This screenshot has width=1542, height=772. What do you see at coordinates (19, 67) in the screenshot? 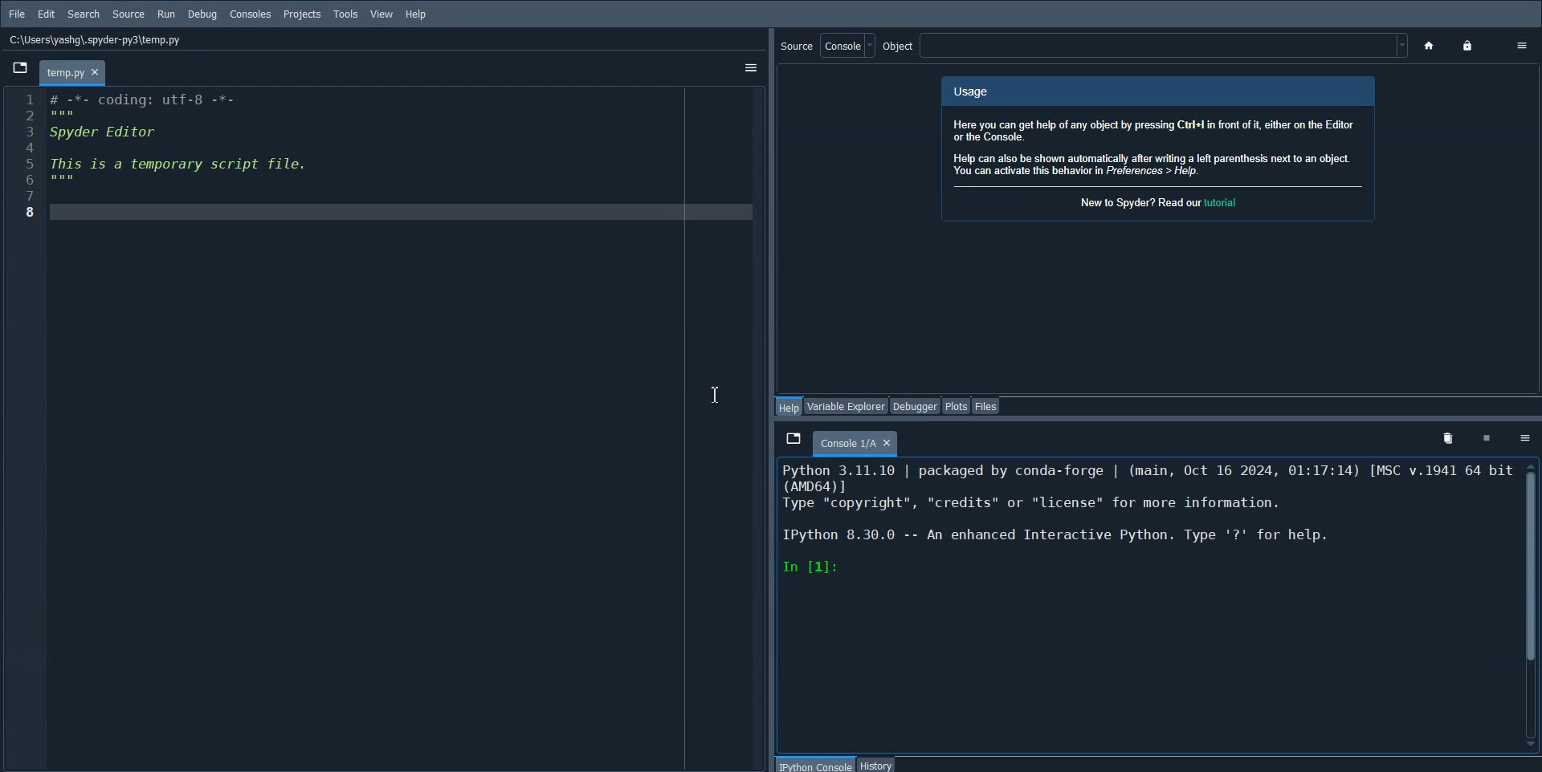
I see `Browse Tab` at bounding box center [19, 67].